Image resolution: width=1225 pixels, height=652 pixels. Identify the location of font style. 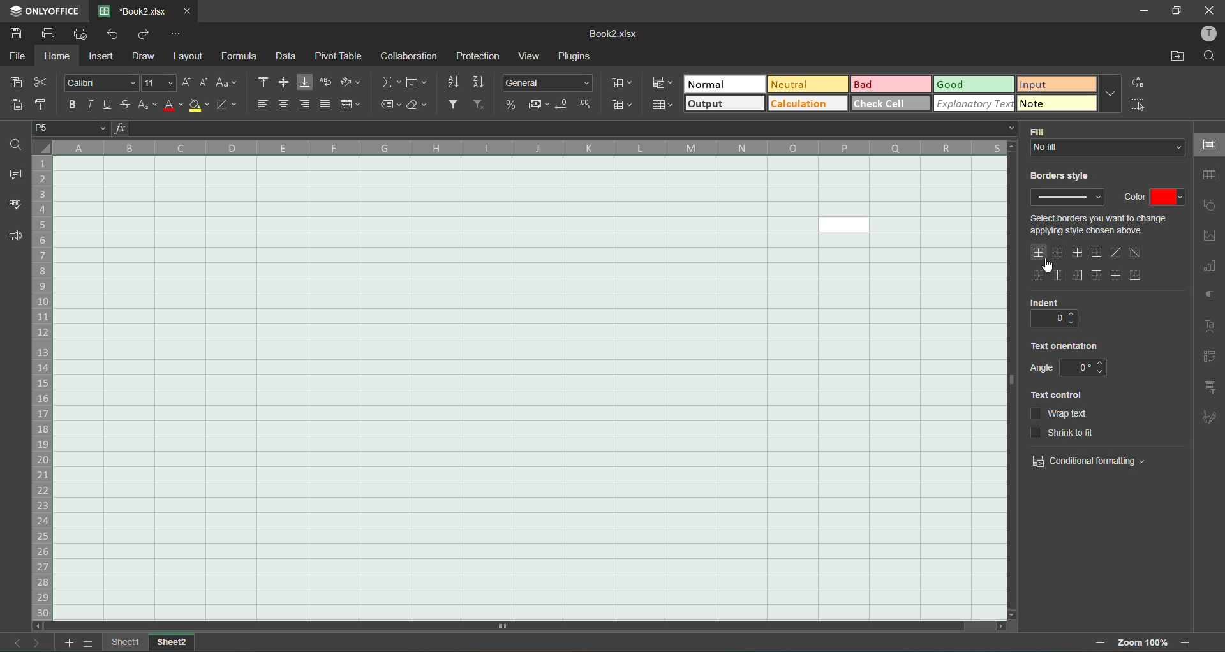
(102, 84).